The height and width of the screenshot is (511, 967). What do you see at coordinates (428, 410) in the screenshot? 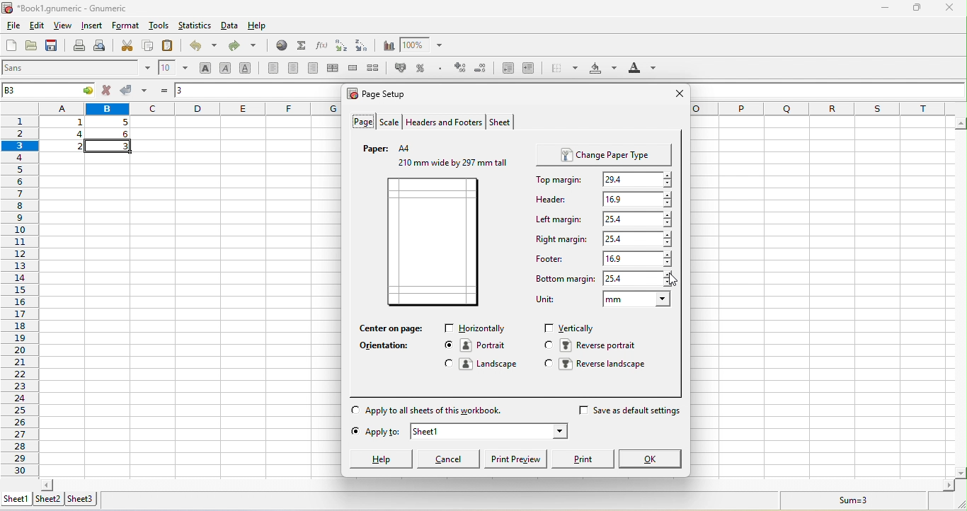
I see `apply to all sheets of this workbook` at bounding box center [428, 410].